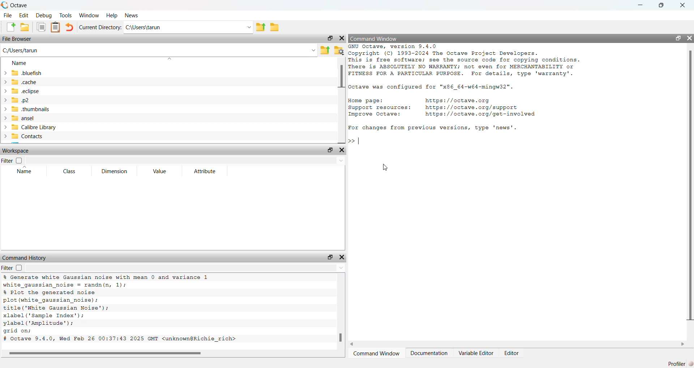 The width and height of the screenshot is (694, 368). What do you see at coordinates (343, 257) in the screenshot?
I see `close` at bounding box center [343, 257].